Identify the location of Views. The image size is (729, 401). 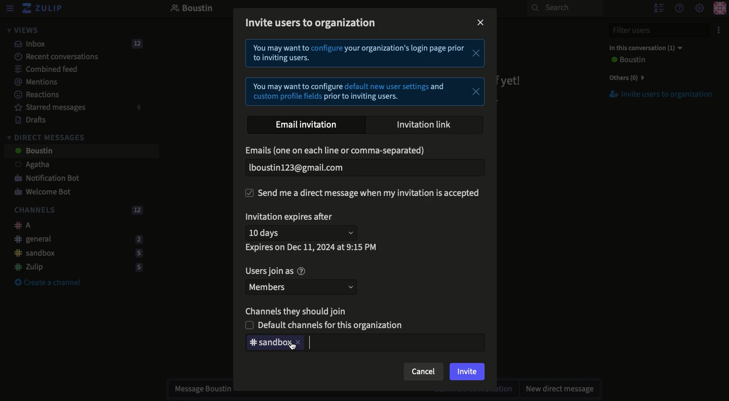
(22, 30).